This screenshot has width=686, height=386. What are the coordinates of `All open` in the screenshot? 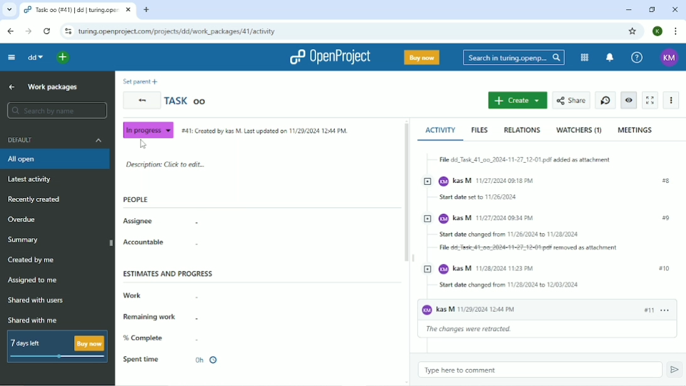 It's located at (56, 159).